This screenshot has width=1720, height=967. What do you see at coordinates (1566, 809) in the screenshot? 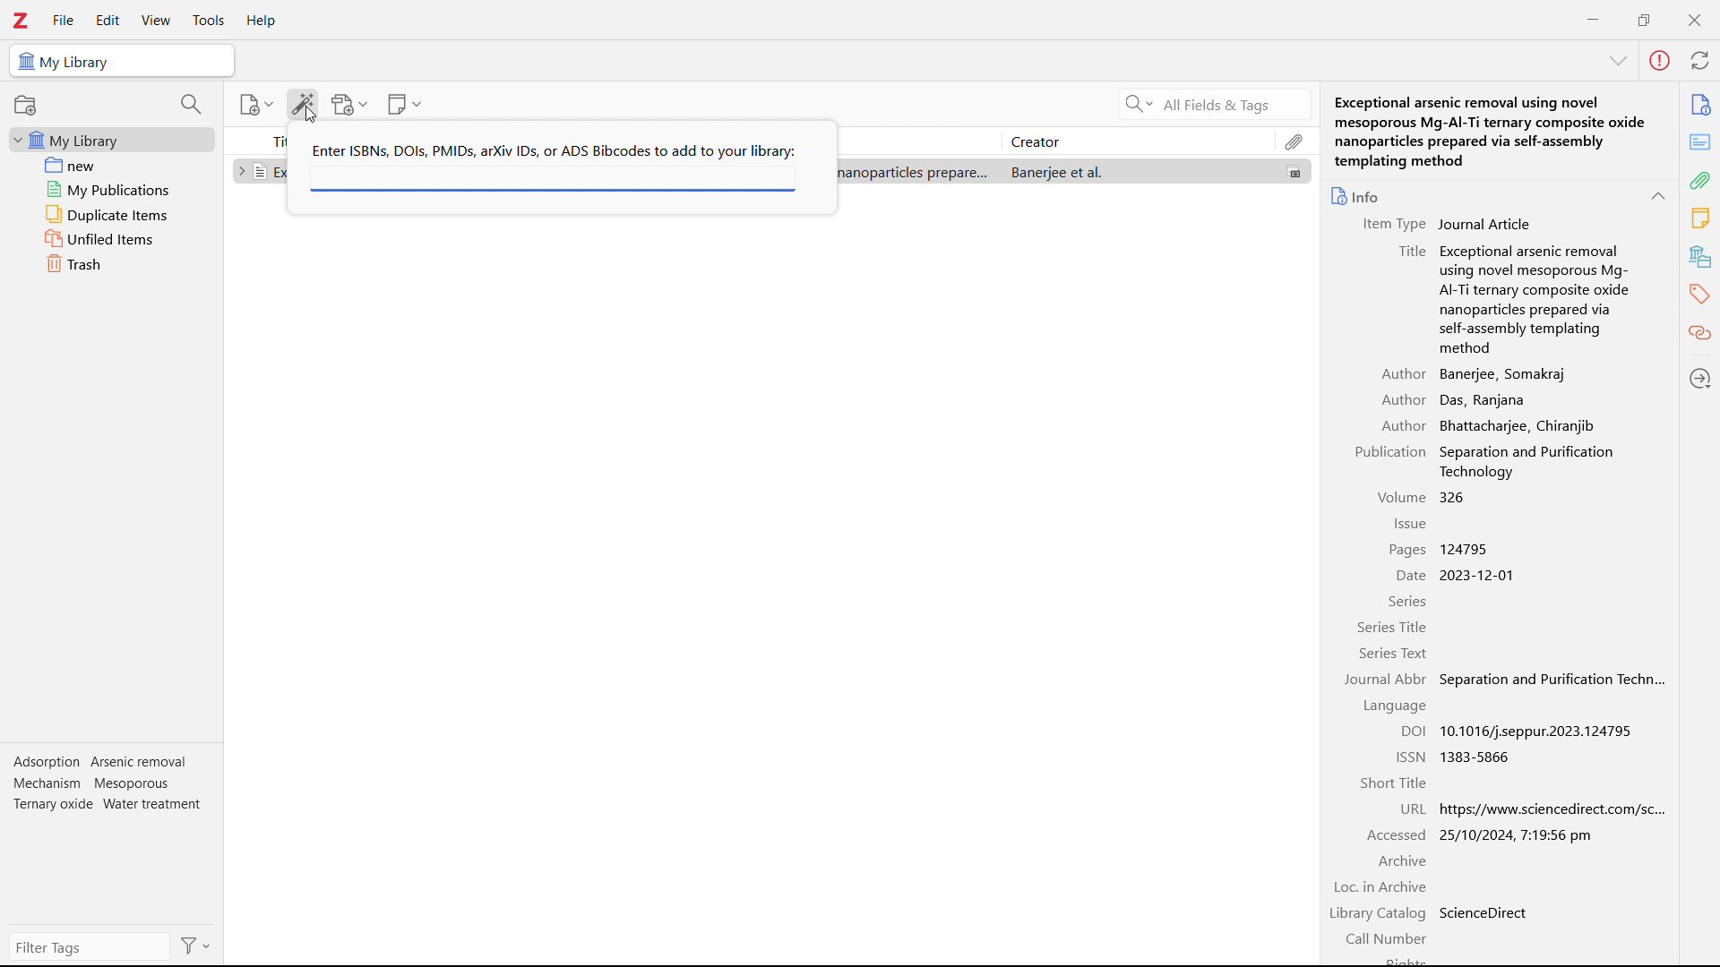
I see `http://www.sciencedirect.com/sc...` at bounding box center [1566, 809].